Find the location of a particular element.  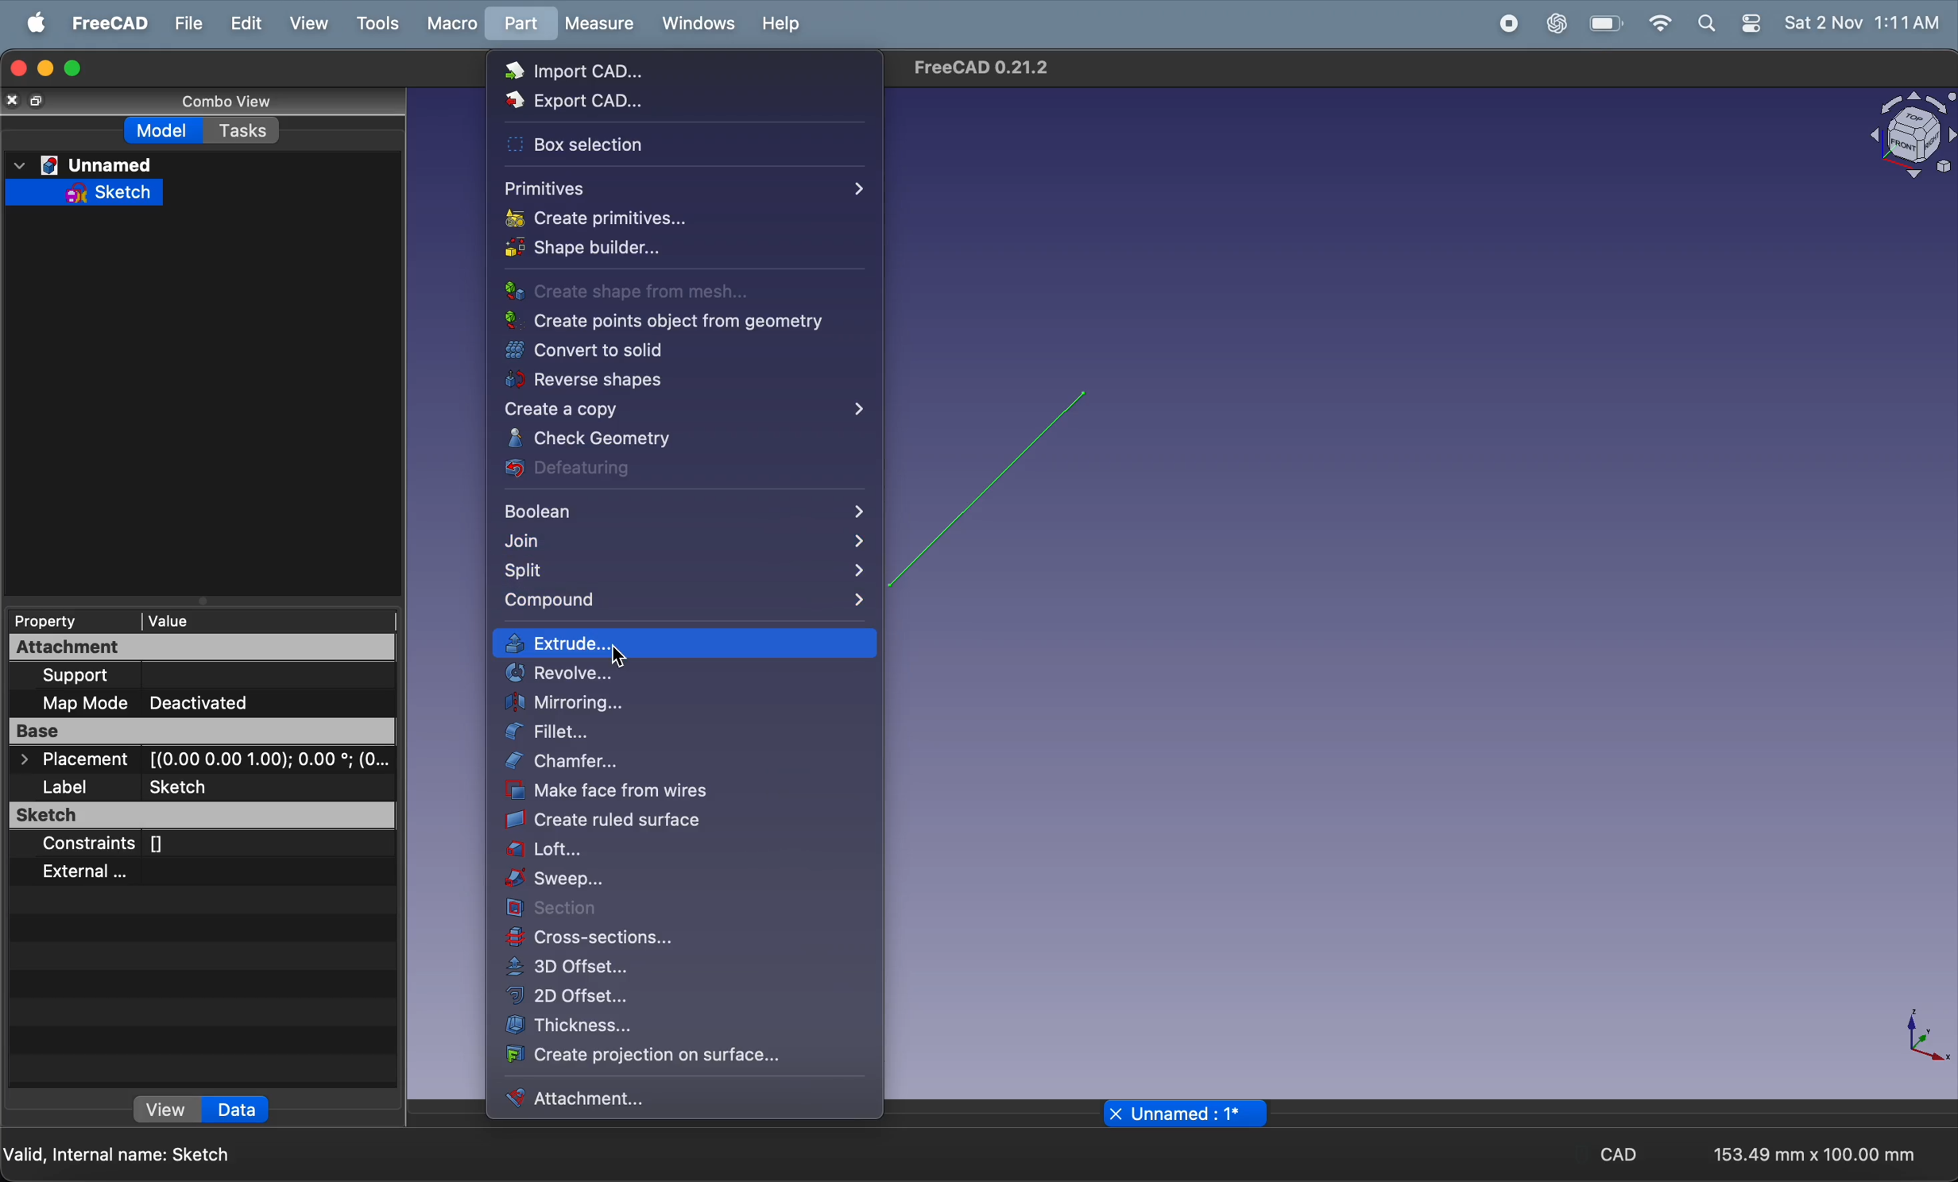

combo view is located at coordinates (238, 102).